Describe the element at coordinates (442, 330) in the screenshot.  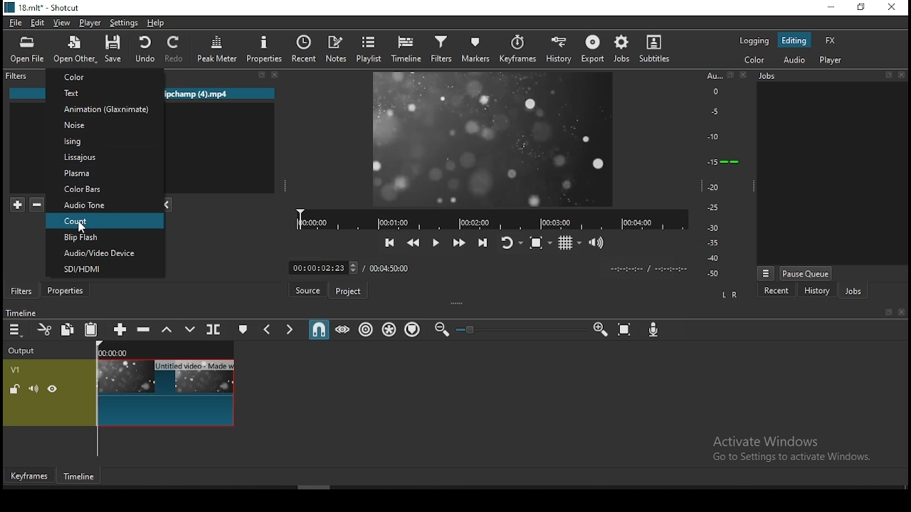
I see `zoom timeline out` at that location.